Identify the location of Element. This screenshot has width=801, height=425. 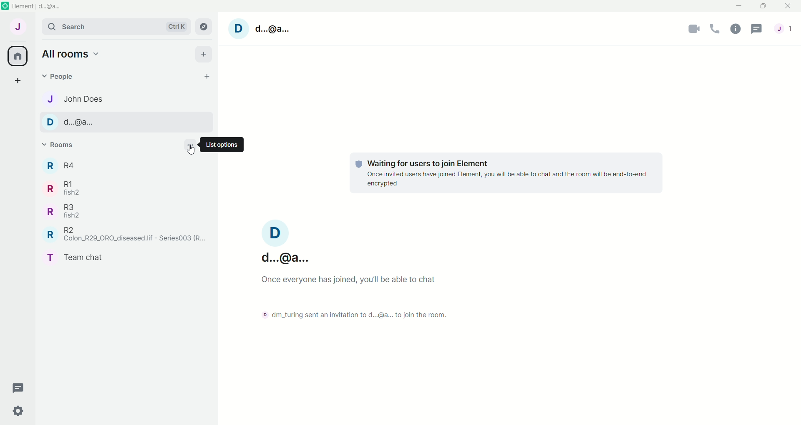
(39, 6).